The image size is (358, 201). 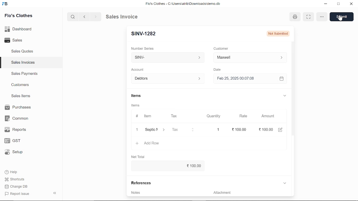 I want to click on close, so click(x=351, y=3).